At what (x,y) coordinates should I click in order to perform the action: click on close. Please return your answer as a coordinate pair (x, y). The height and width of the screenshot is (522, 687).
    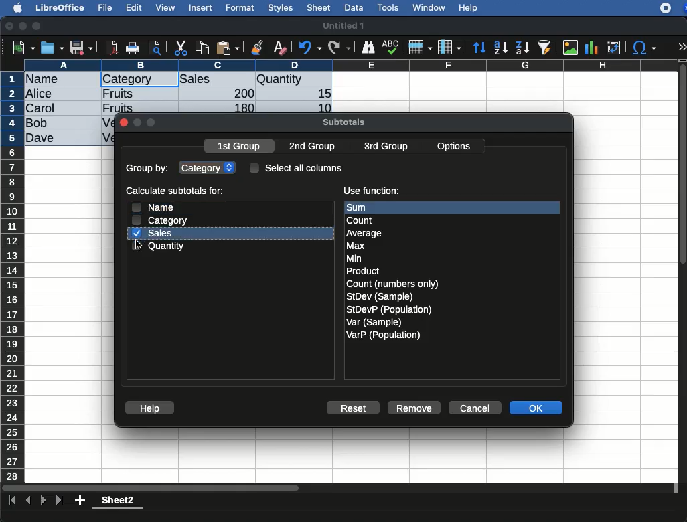
    Looking at the image, I should click on (123, 124).